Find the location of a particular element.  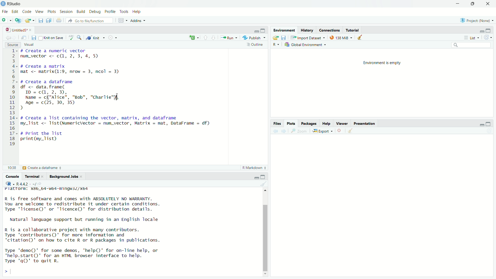

print is located at coordinates (59, 21).